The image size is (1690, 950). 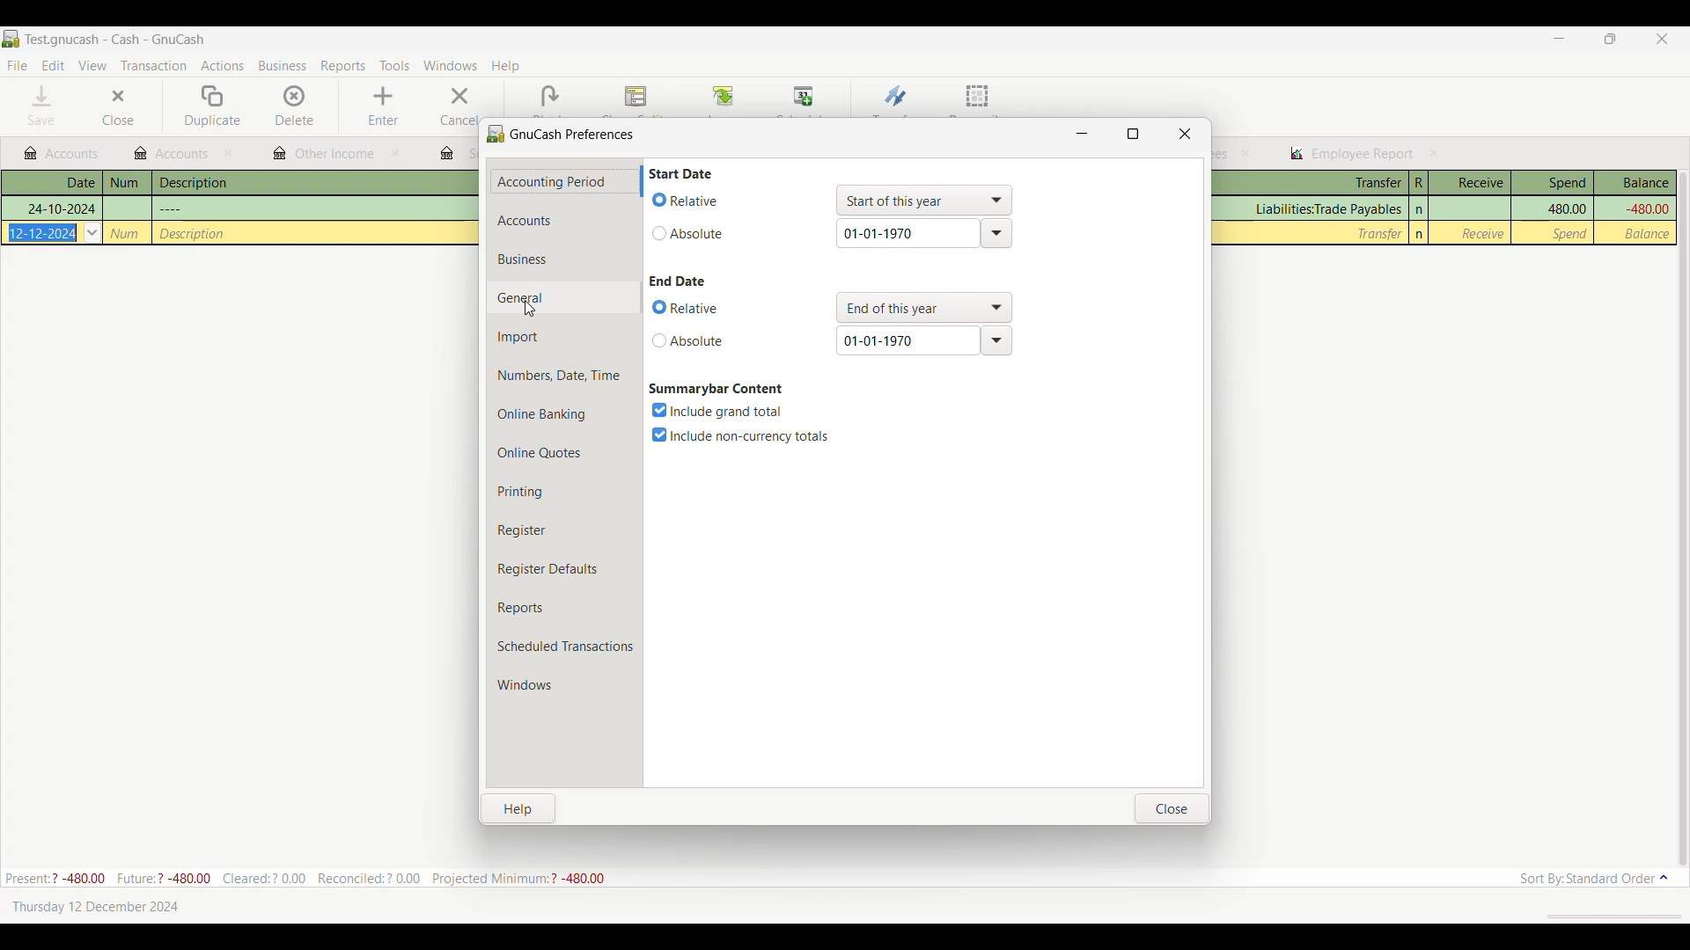 What do you see at coordinates (343, 66) in the screenshot?
I see `Reports menu` at bounding box center [343, 66].